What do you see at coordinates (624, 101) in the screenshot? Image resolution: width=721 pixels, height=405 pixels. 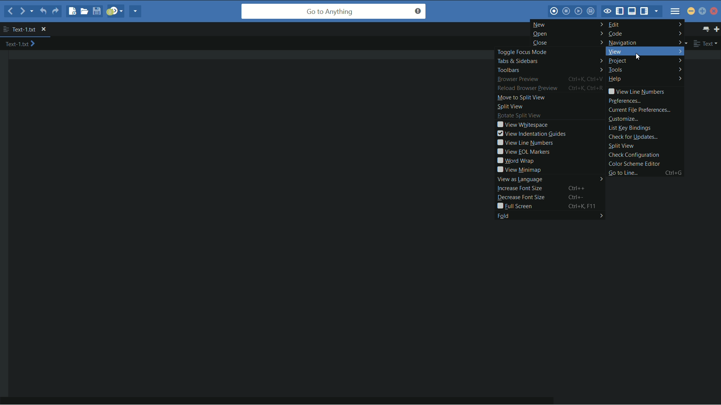 I see `preferences` at bounding box center [624, 101].